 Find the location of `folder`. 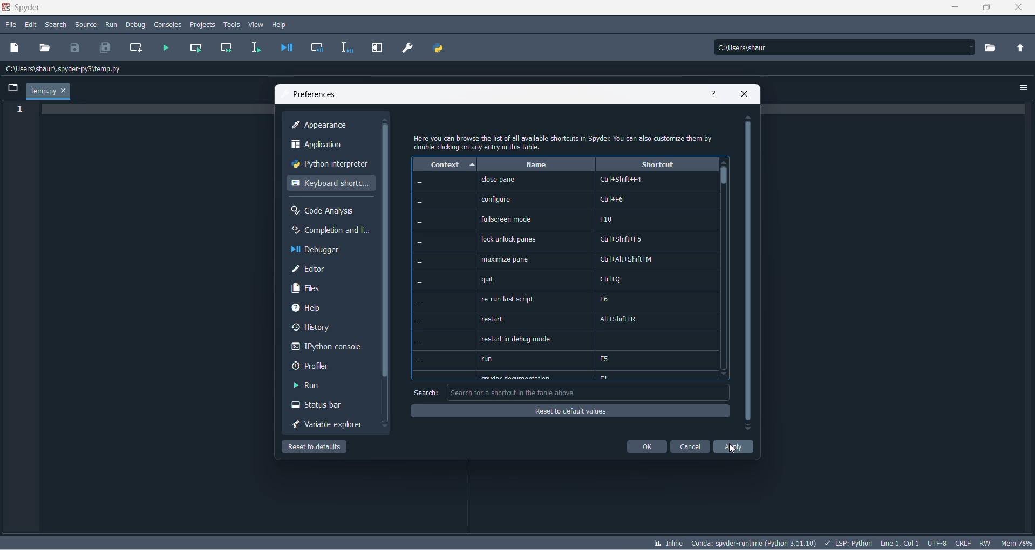

folder is located at coordinates (11, 89).